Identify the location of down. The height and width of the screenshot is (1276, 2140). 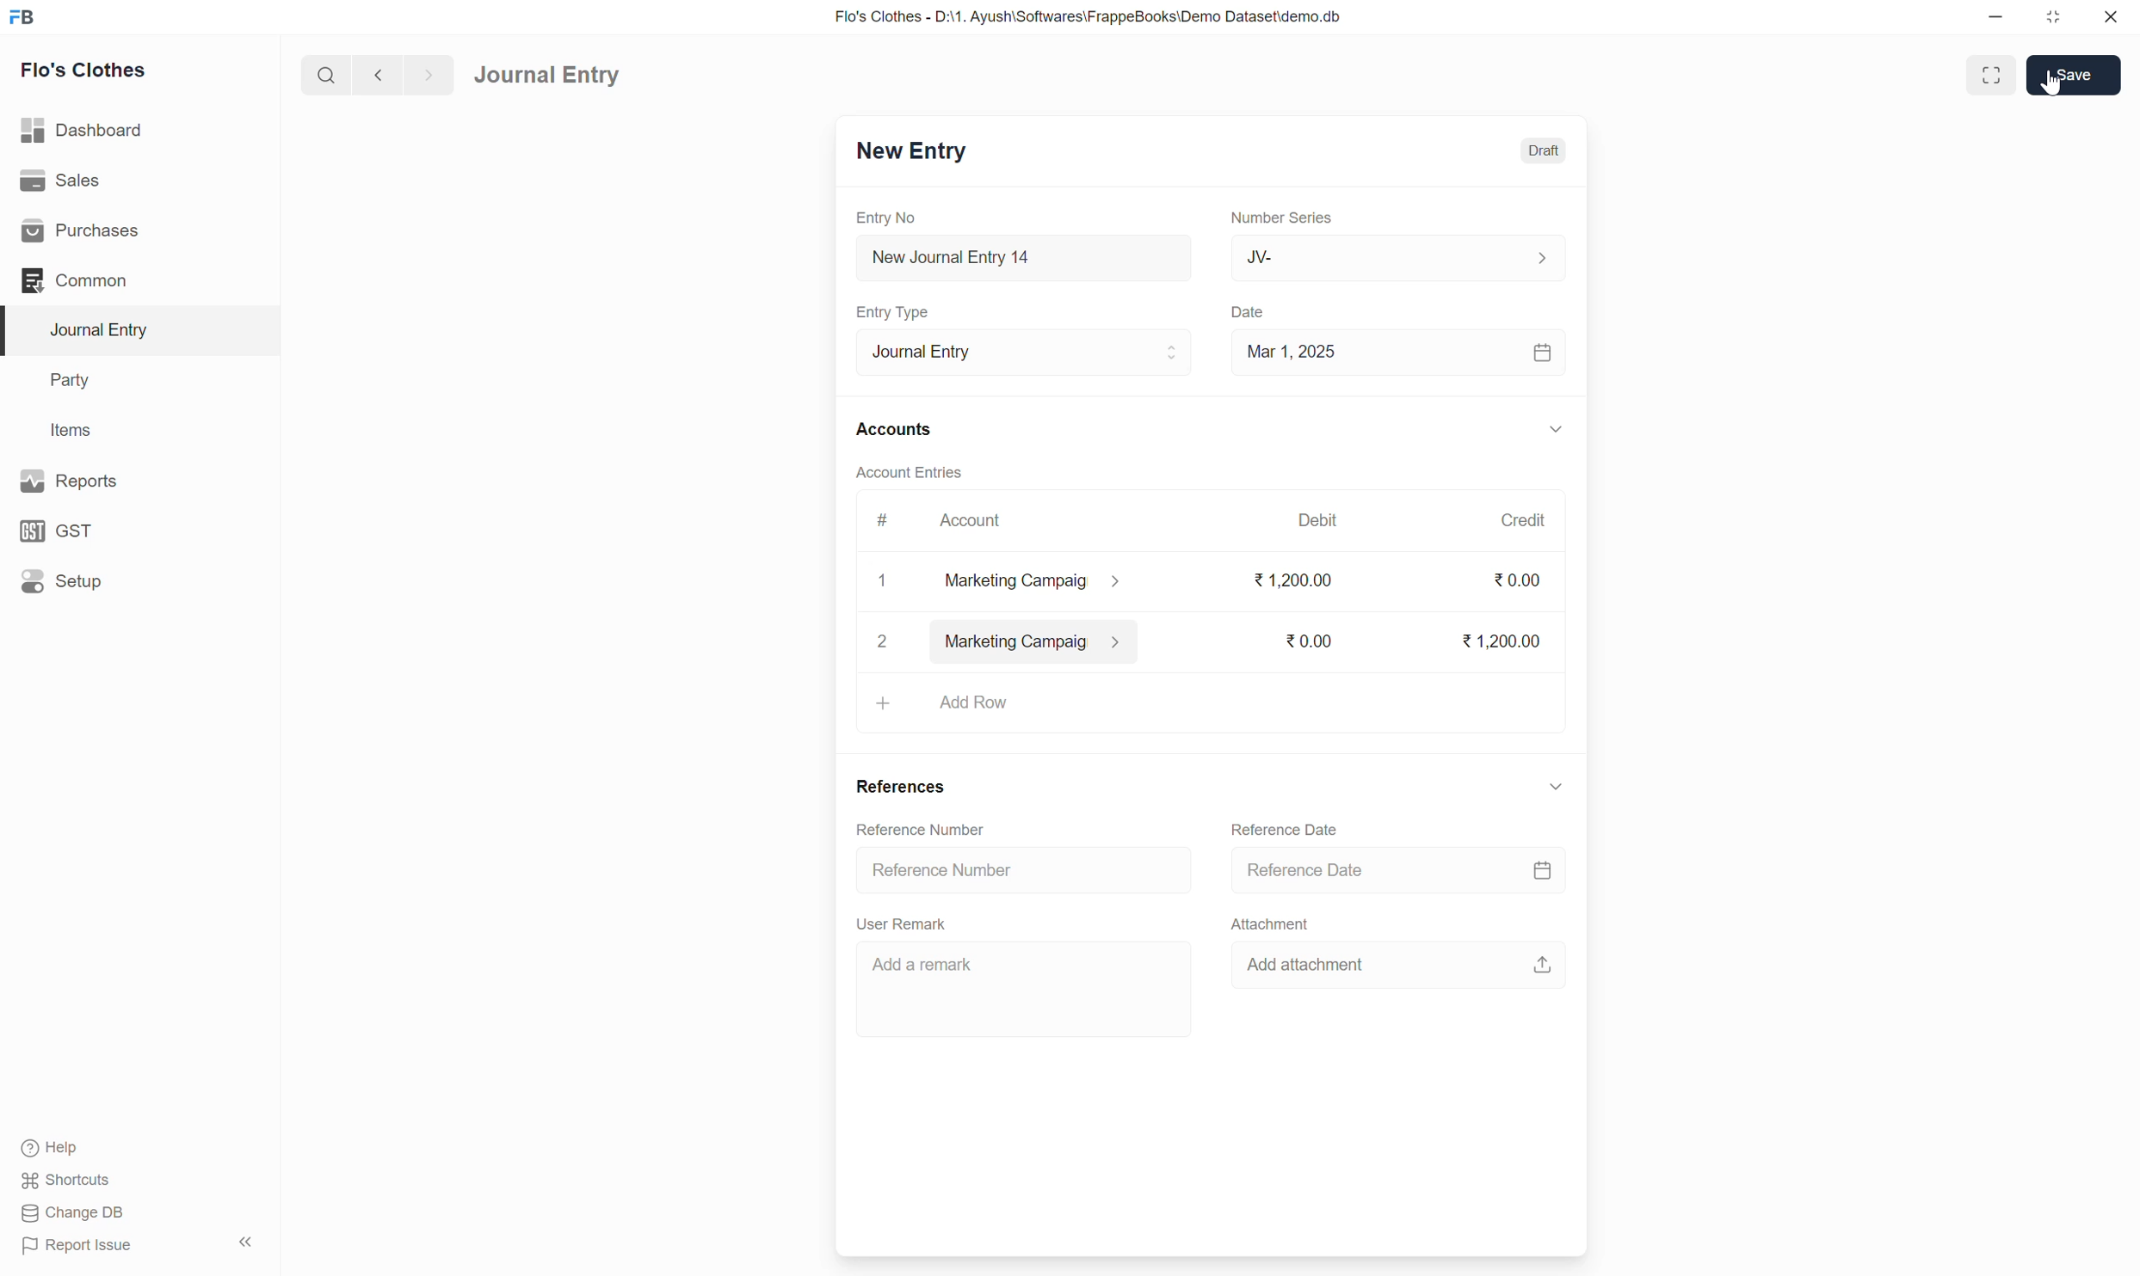
(1553, 432).